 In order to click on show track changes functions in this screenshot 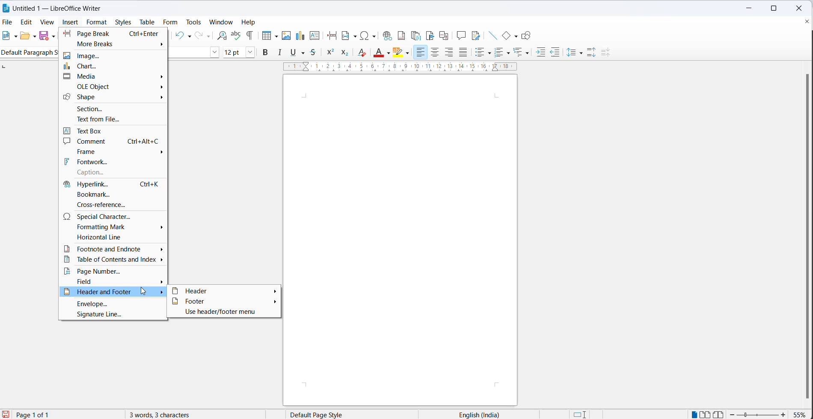, I will do `click(475, 35)`.